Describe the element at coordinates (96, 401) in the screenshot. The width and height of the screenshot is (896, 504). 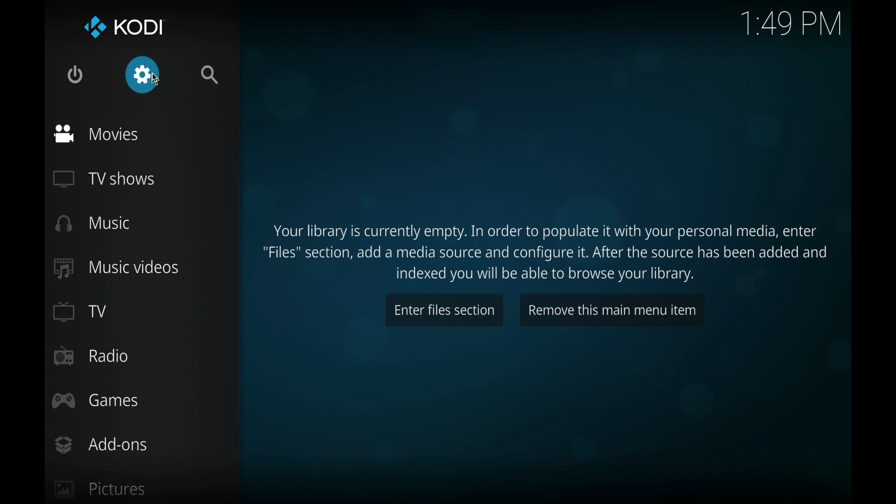
I see `games` at that location.